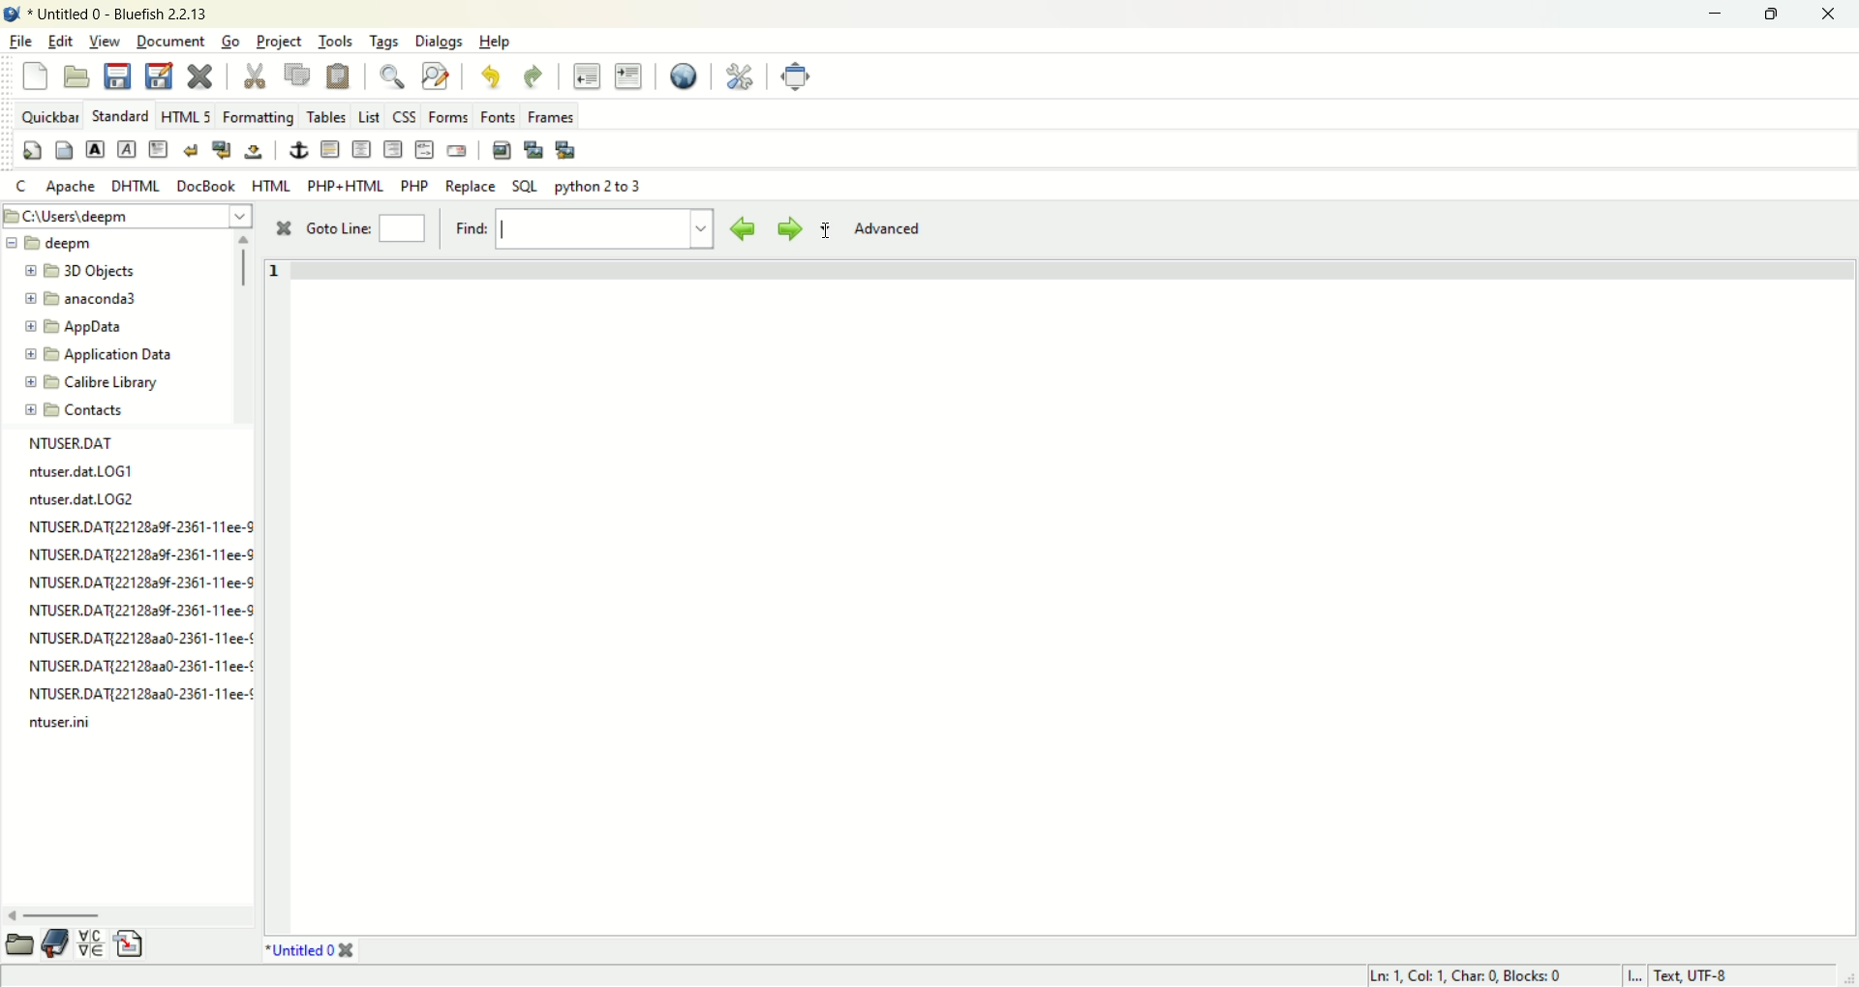 Image resolution: width=1859 pixels, height=987 pixels. What do you see at coordinates (579, 230) in the screenshot?
I see `find` at bounding box center [579, 230].